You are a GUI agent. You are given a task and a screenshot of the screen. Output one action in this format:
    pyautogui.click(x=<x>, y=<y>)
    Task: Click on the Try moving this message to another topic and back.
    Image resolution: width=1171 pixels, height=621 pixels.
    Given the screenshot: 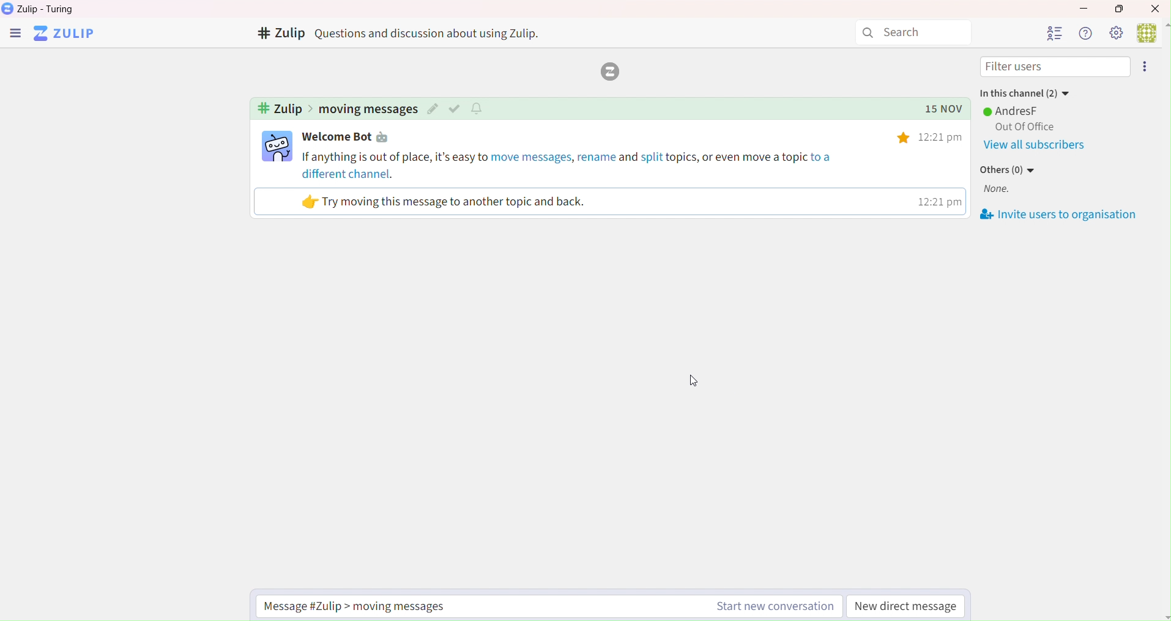 What is the action you would take?
    pyautogui.click(x=445, y=202)
    